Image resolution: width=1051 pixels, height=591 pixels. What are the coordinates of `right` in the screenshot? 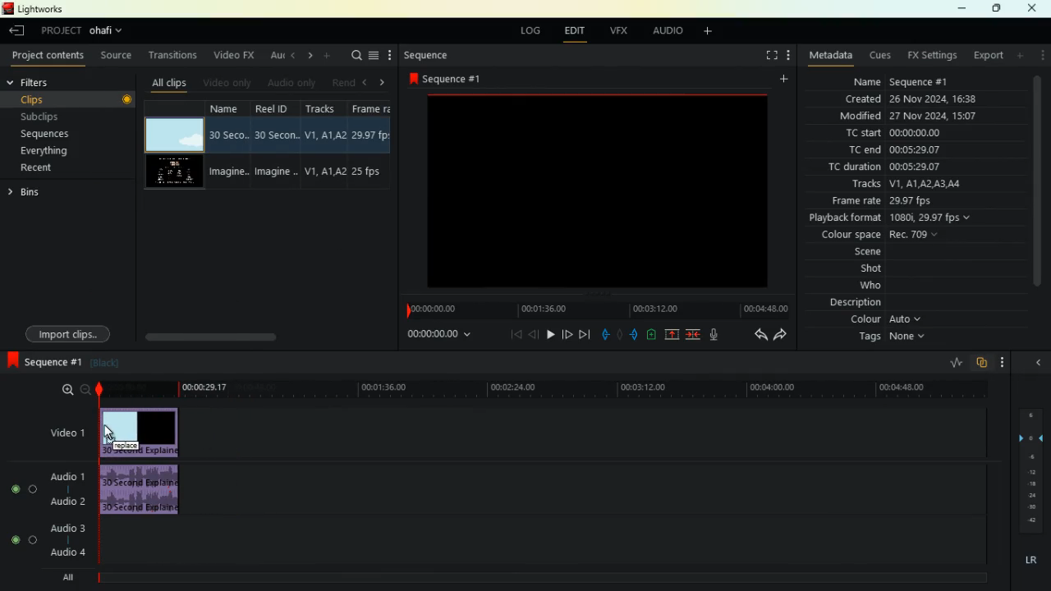 It's located at (384, 84).